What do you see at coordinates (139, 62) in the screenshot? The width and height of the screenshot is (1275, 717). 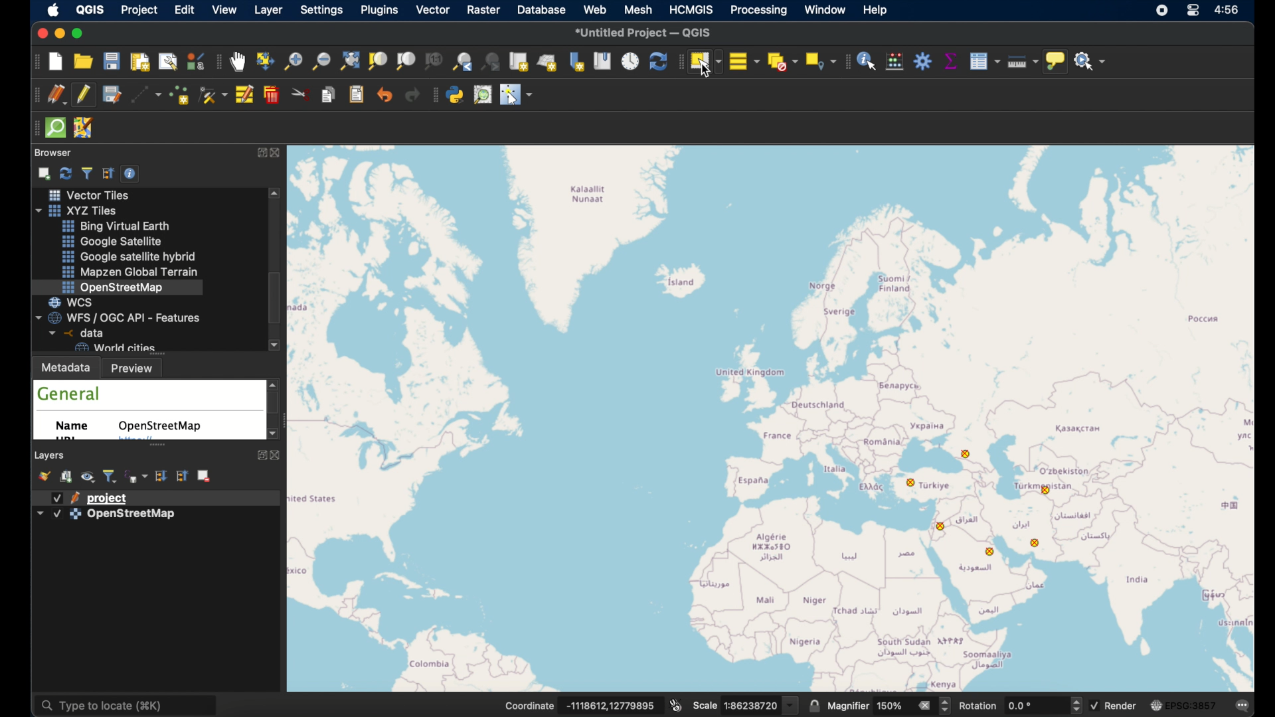 I see `new print layout` at bounding box center [139, 62].